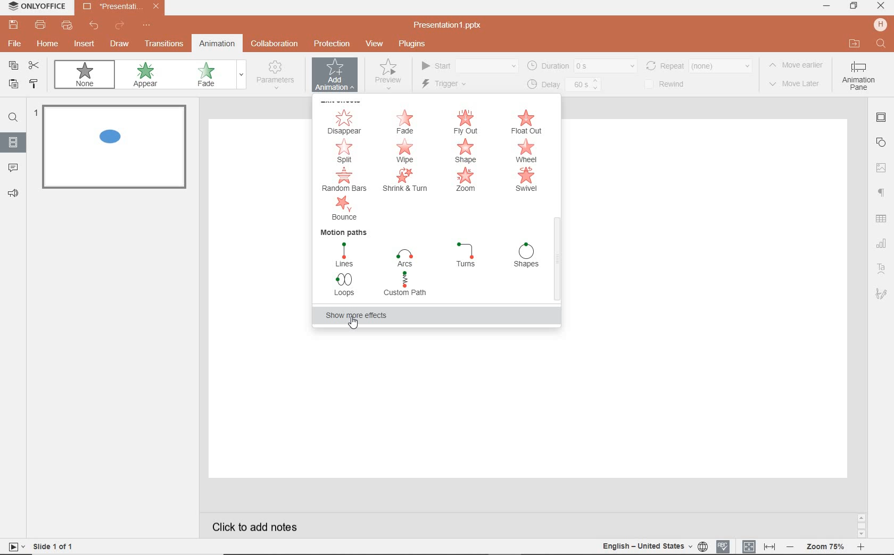  Describe the element at coordinates (345, 122) in the screenshot. I see `DISAPPEAR` at that location.